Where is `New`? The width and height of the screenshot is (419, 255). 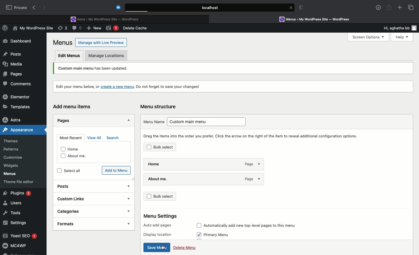 New is located at coordinates (95, 29).